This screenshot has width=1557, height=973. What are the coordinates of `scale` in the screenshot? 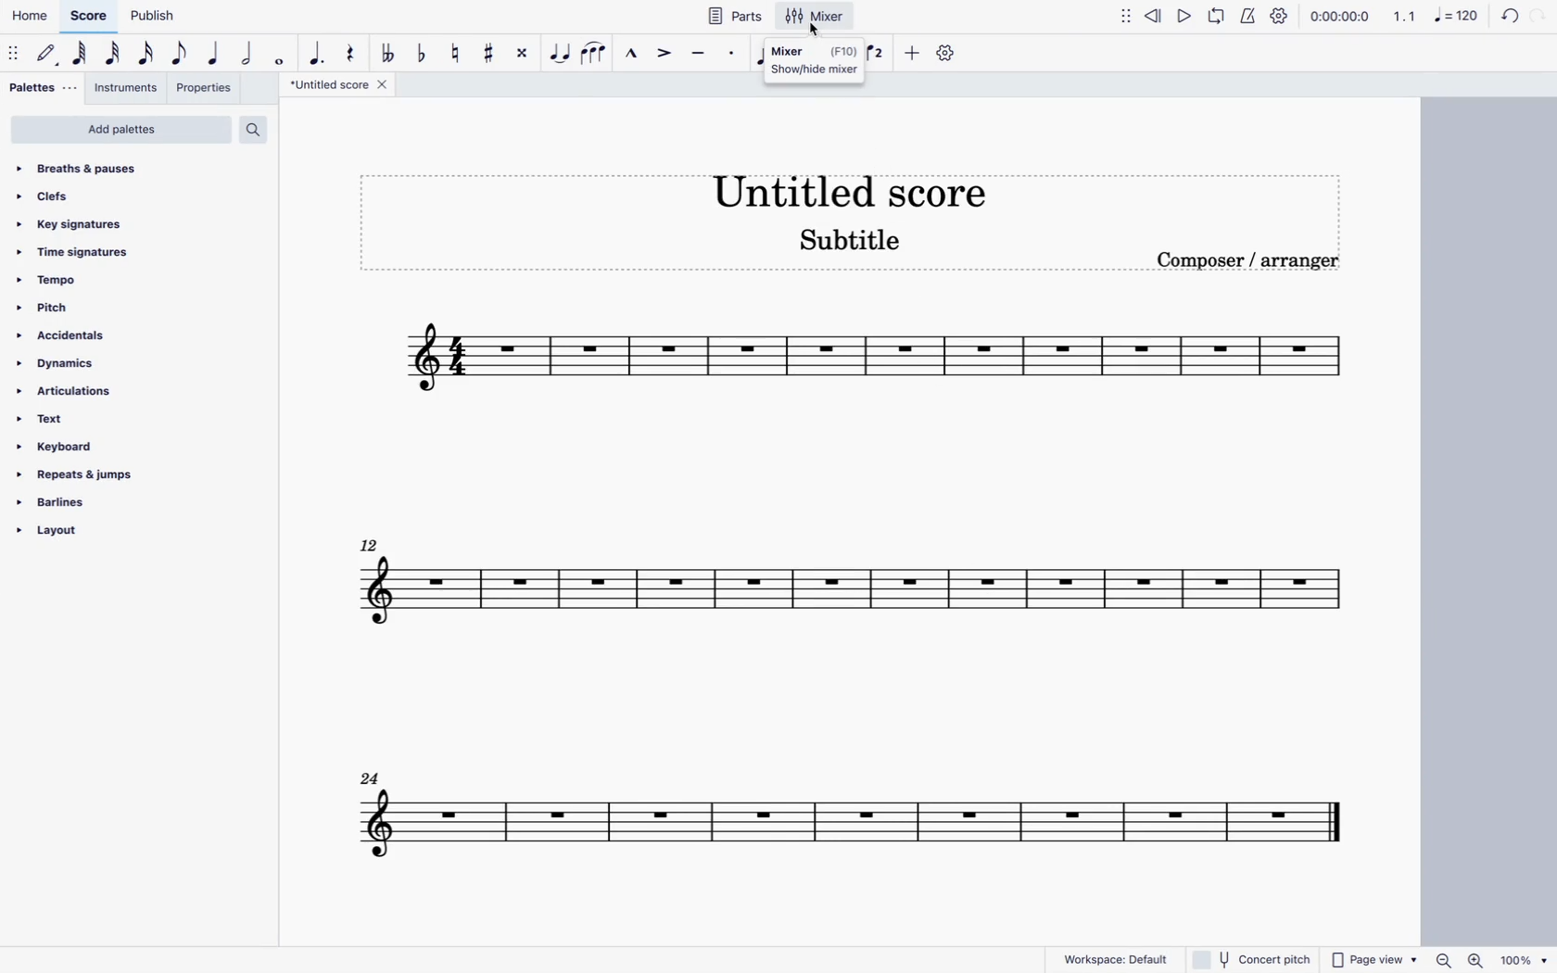 It's located at (851, 585).